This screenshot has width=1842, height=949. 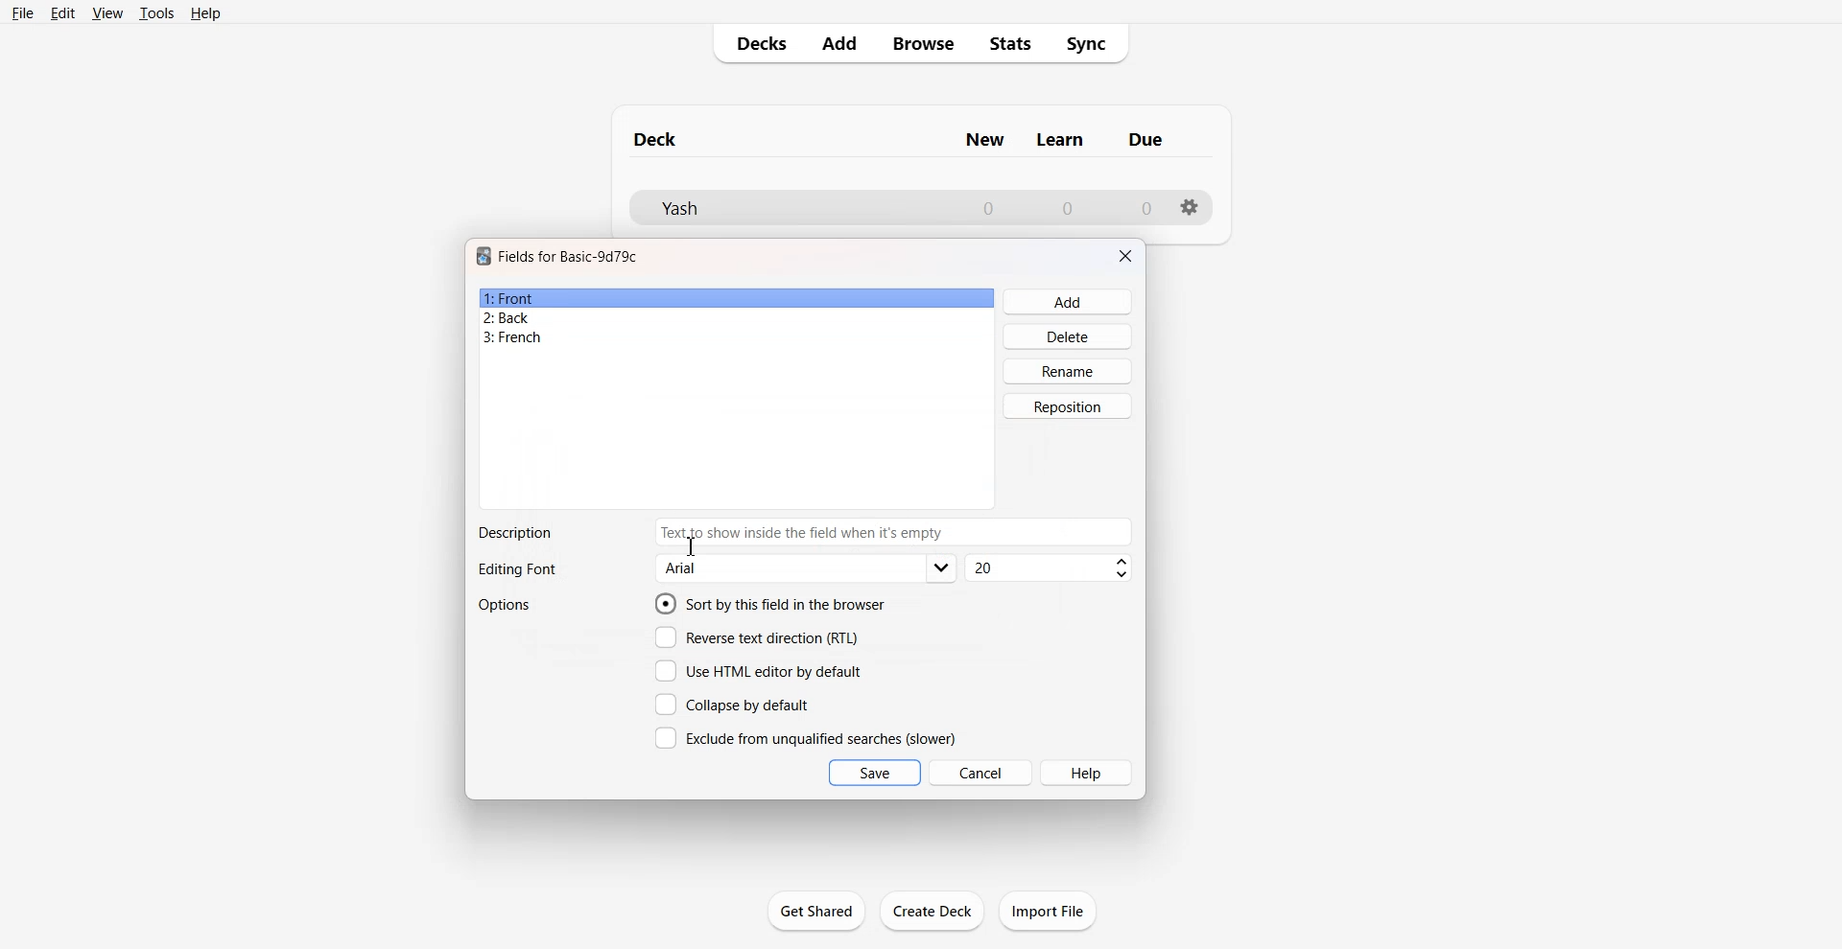 What do you see at coordinates (1051, 568) in the screenshot?
I see `Font size` at bounding box center [1051, 568].